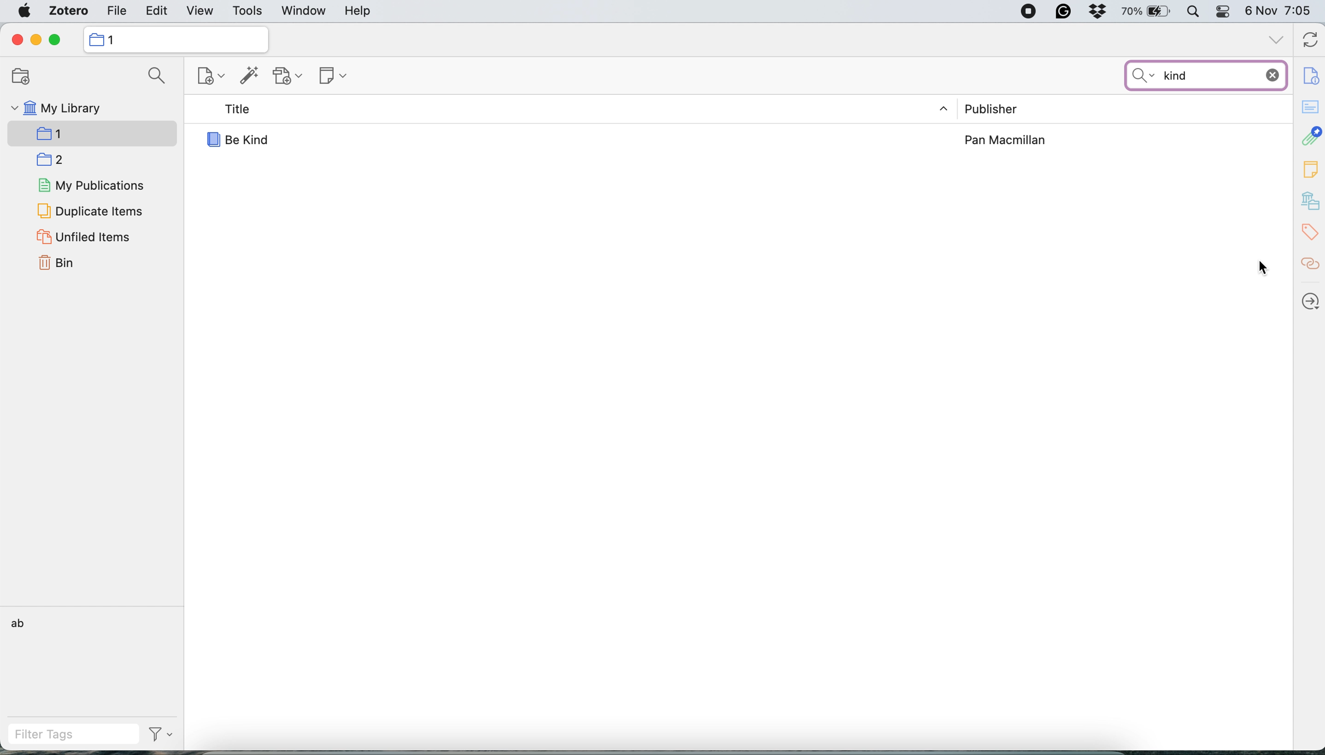 Image resolution: width=1325 pixels, height=755 pixels. Describe the element at coordinates (70, 11) in the screenshot. I see `zotero` at that location.